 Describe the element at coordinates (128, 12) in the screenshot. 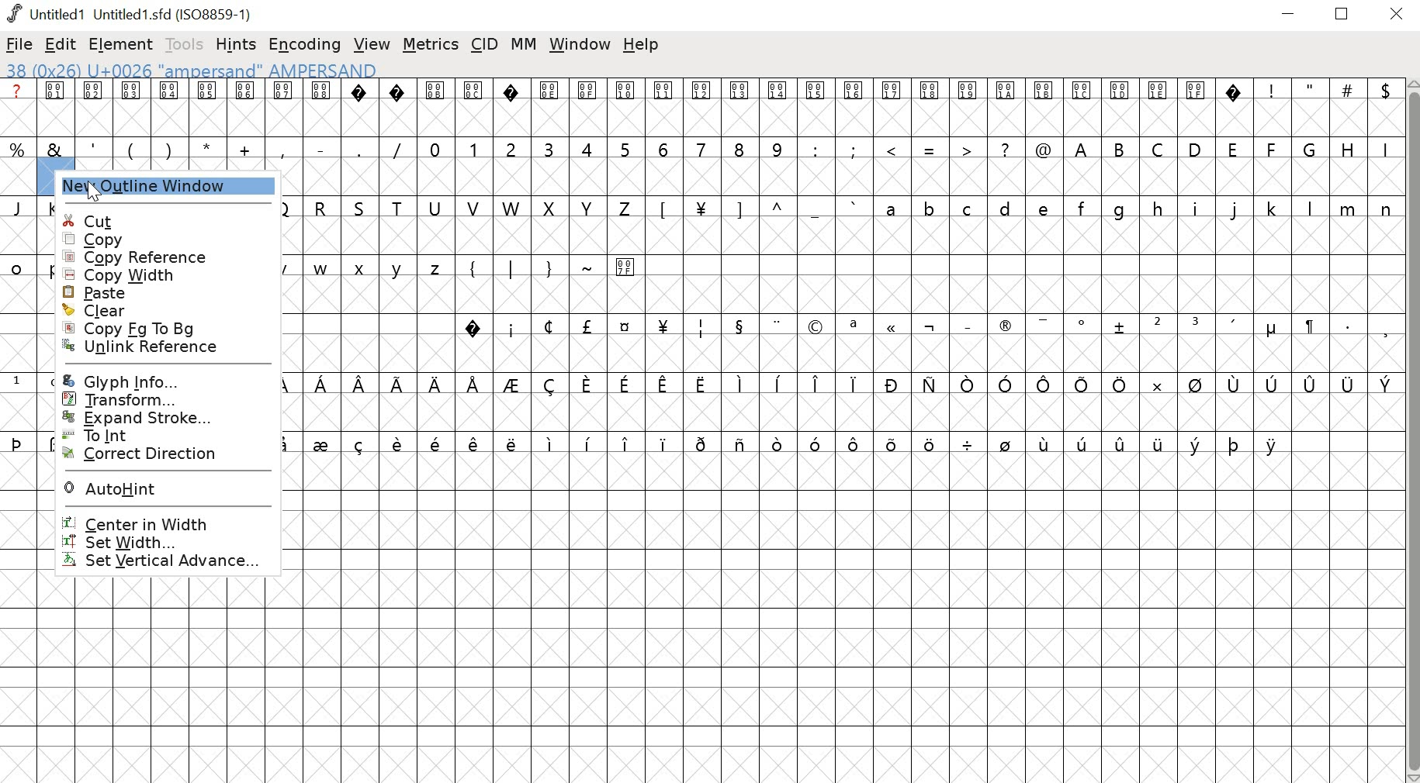

I see `Untitled 1 Untitled1.shd (ISO8859-1)` at that location.